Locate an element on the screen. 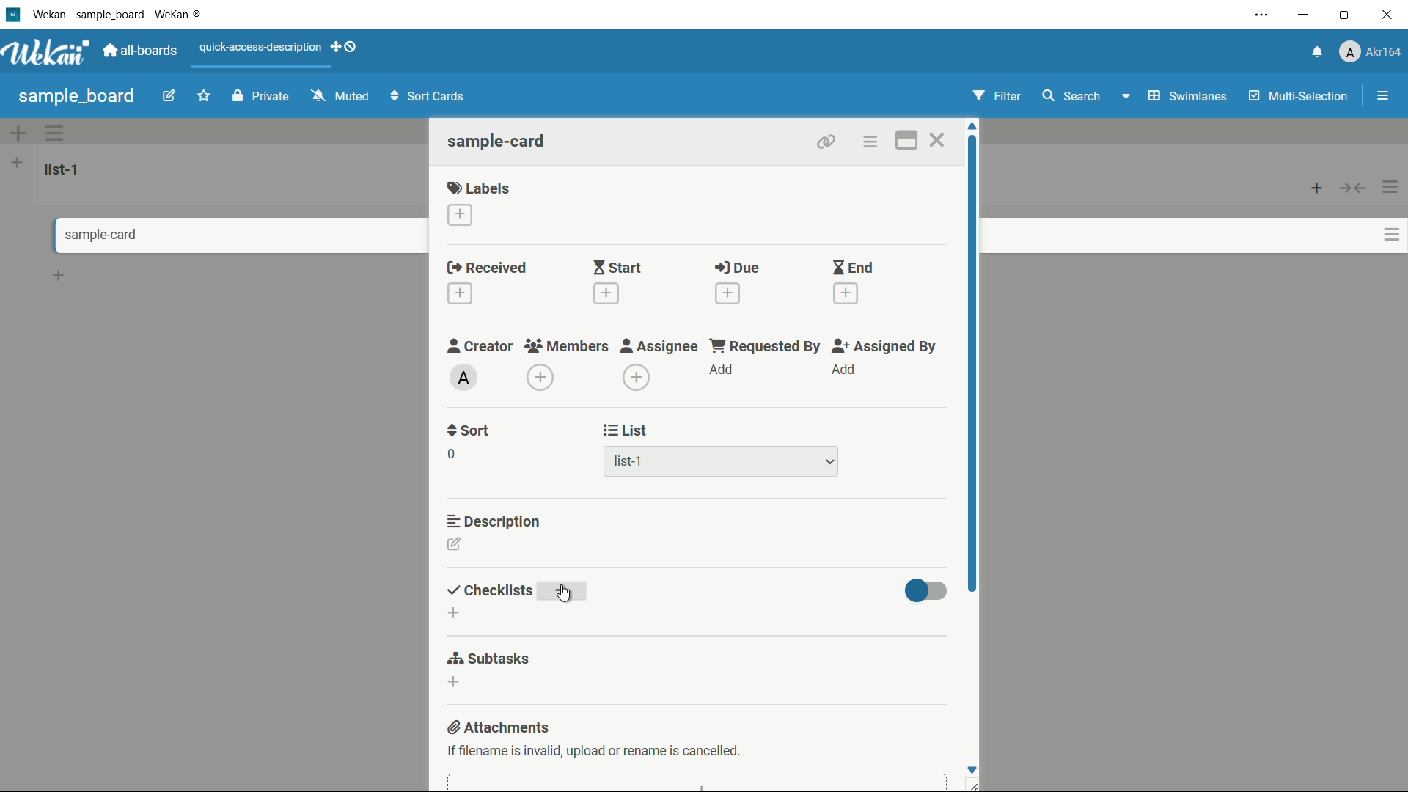 This screenshot has height=792, width=1408. add is located at coordinates (843, 370).